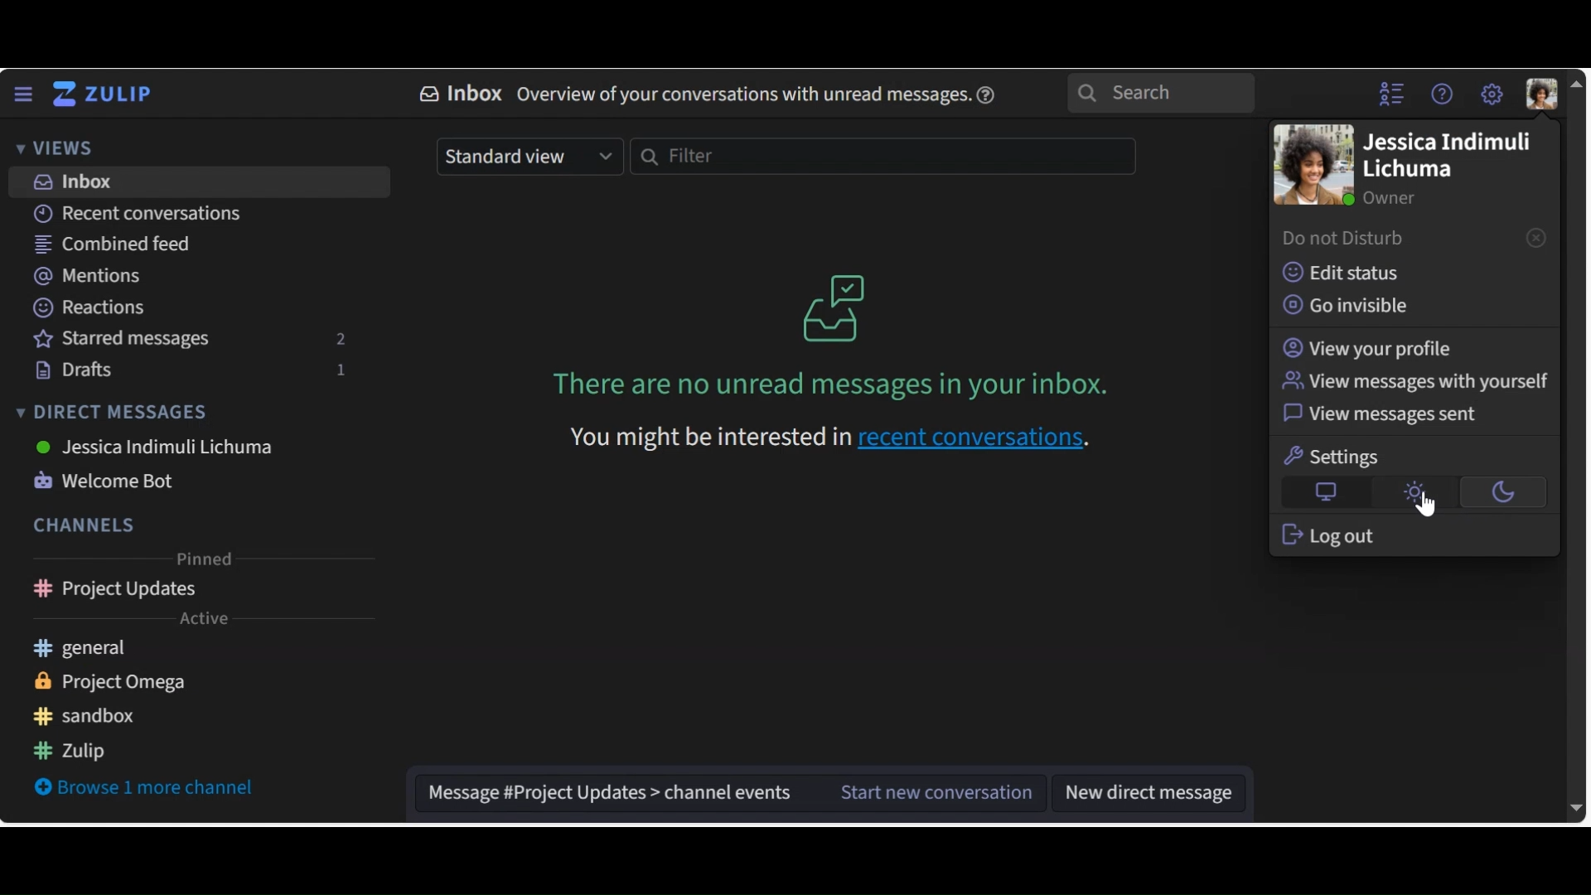  Describe the element at coordinates (1577, 447) in the screenshot. I see `vertical scrollbar` at that location.